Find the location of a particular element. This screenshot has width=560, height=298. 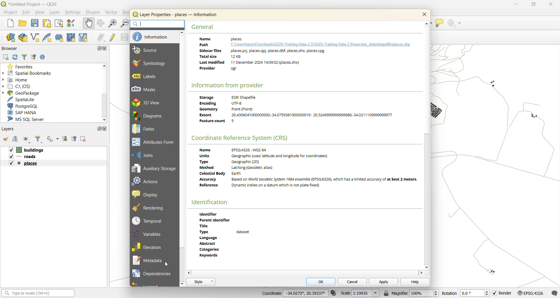

style manager is located at coordinates (72, 24).